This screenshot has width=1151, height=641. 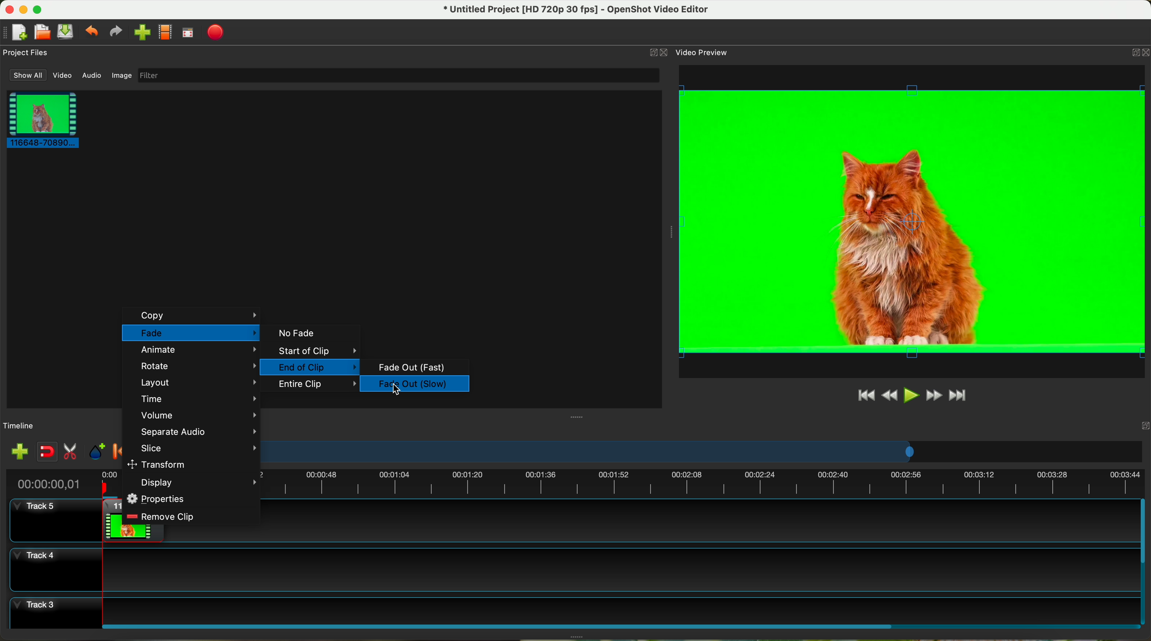 What do you see at coordinates (97, 452) in the screenshot?
I see `add mark` at bounding box center [97, 452].